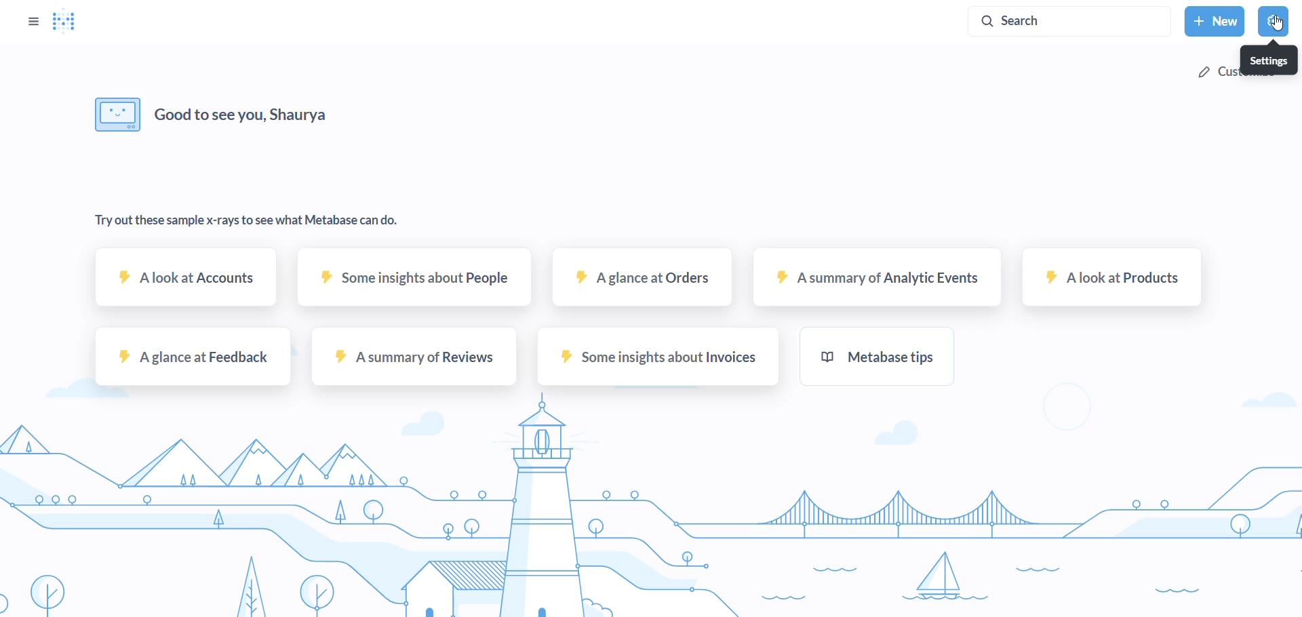 This screenshot has width=1302, height=617. I want to click on Good to see you, Shaurya, so click(214, 114).